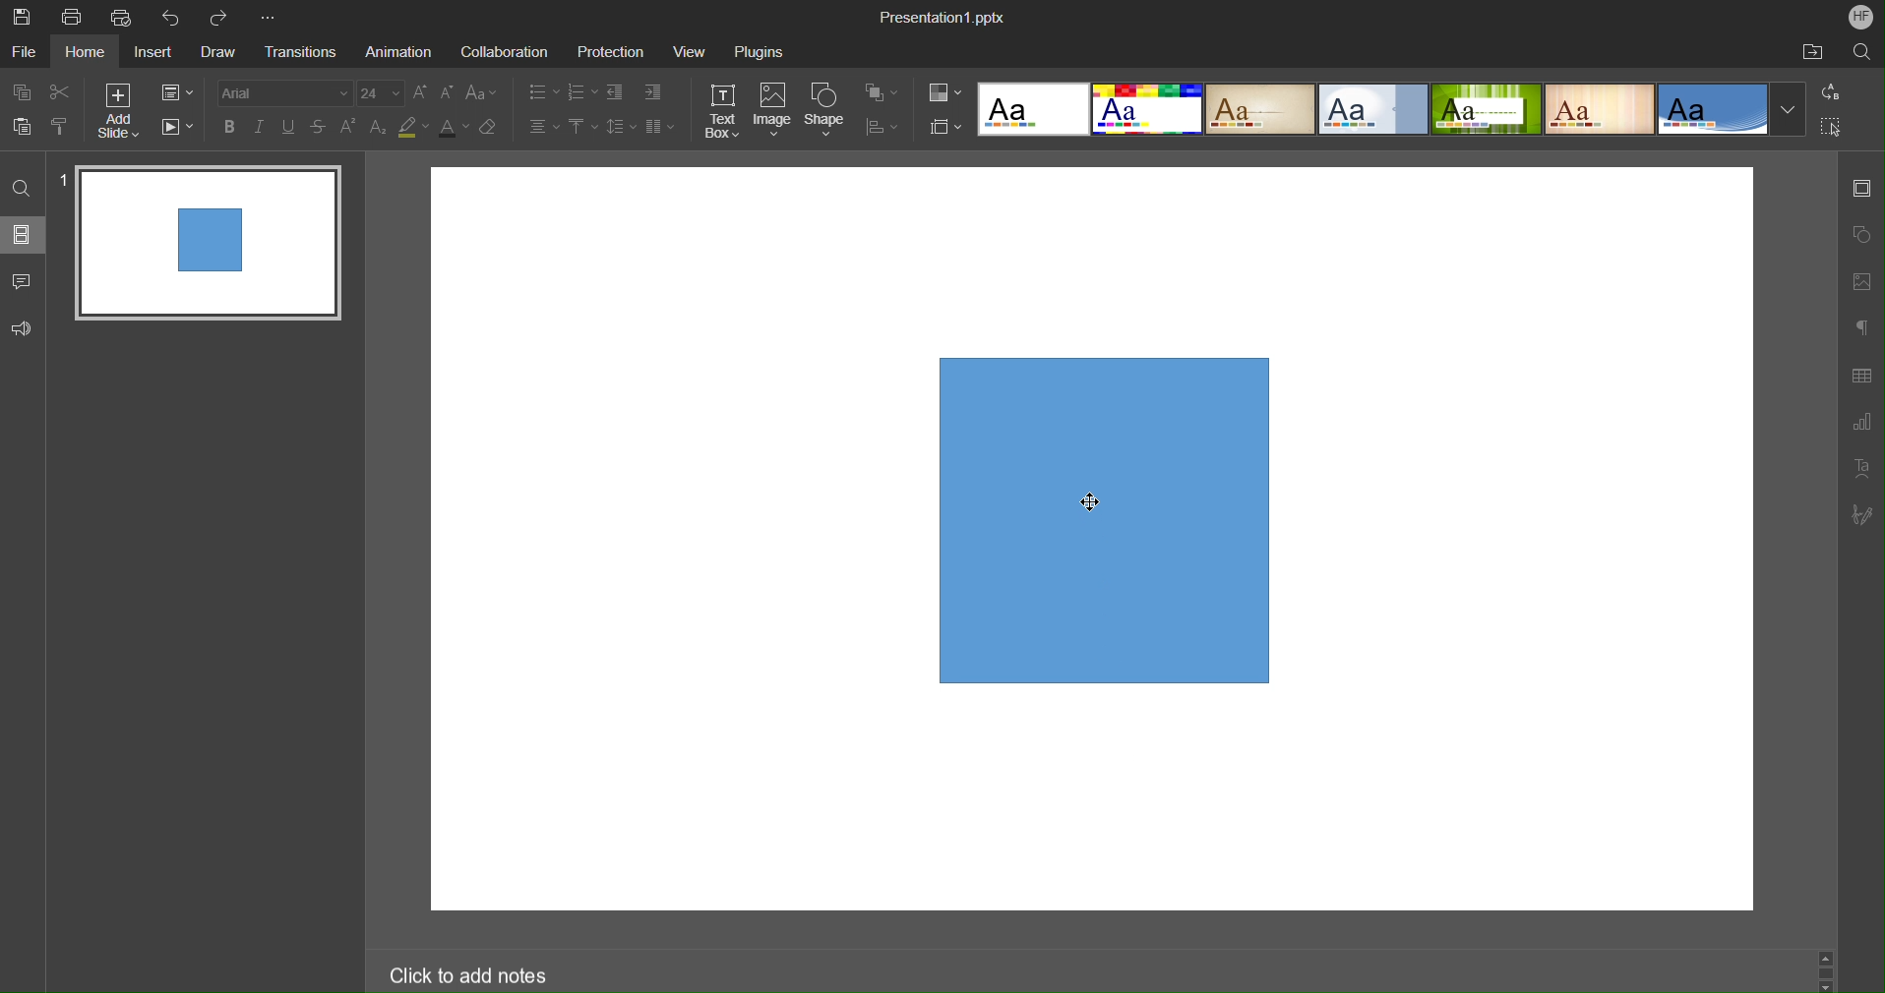 The height and width of the screenshot is (993, 1885). Describe the element at coordinates (380, 94) in the screenshot. I see `Font Size` at that location.